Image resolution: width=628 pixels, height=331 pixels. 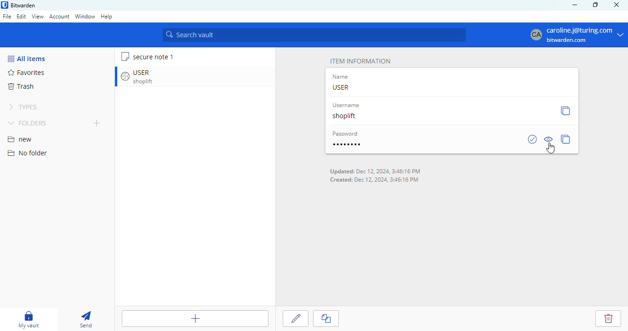 I want to click on account, so click(x=59, y=16).